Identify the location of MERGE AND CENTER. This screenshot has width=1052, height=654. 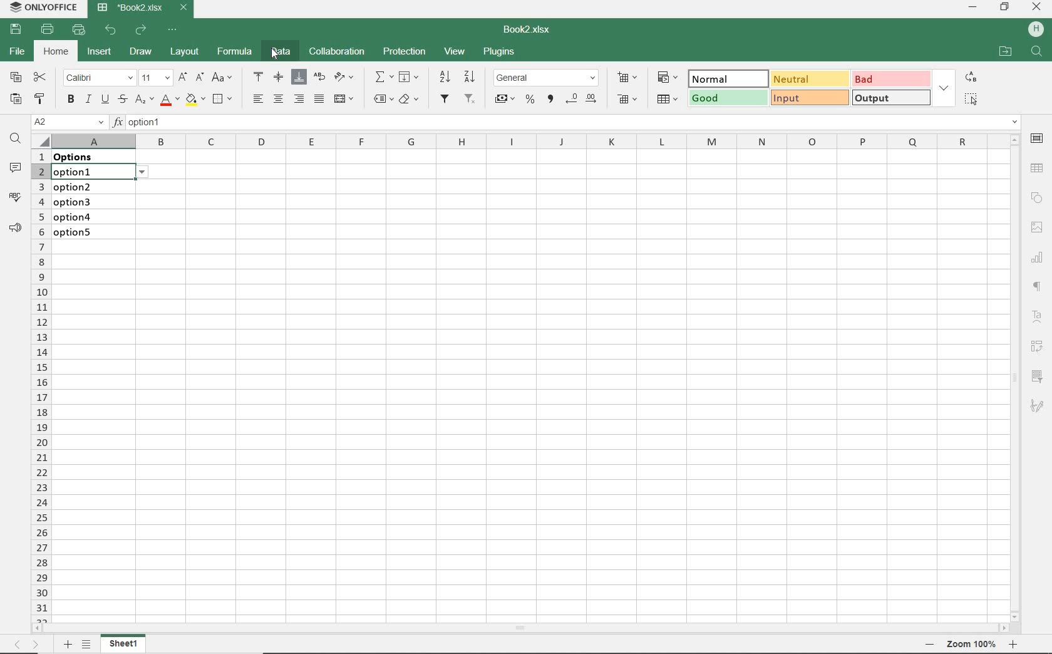
(343, 98).